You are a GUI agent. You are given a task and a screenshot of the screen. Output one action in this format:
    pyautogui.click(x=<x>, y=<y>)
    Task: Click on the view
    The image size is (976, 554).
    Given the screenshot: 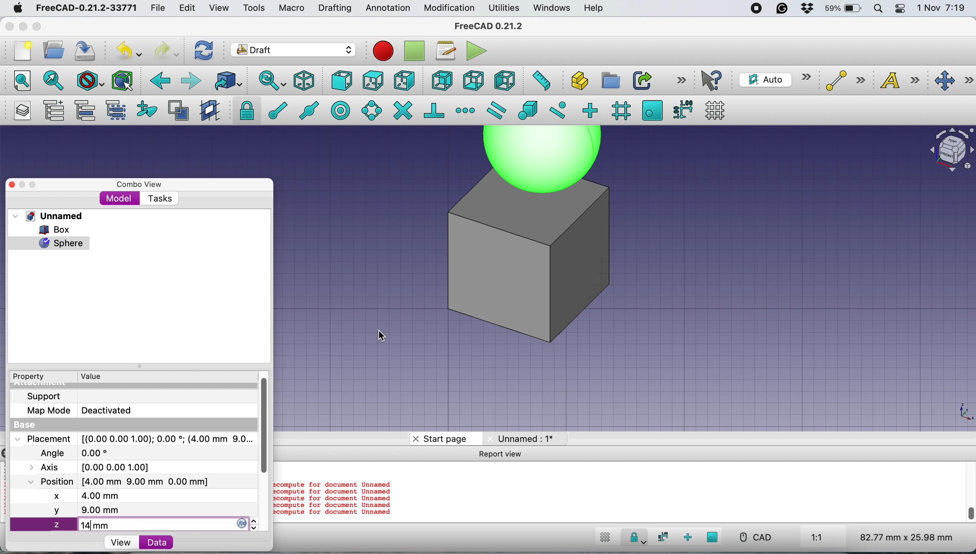 What is the action you would take?
    pyautogui.click(x=222, y=8)
    